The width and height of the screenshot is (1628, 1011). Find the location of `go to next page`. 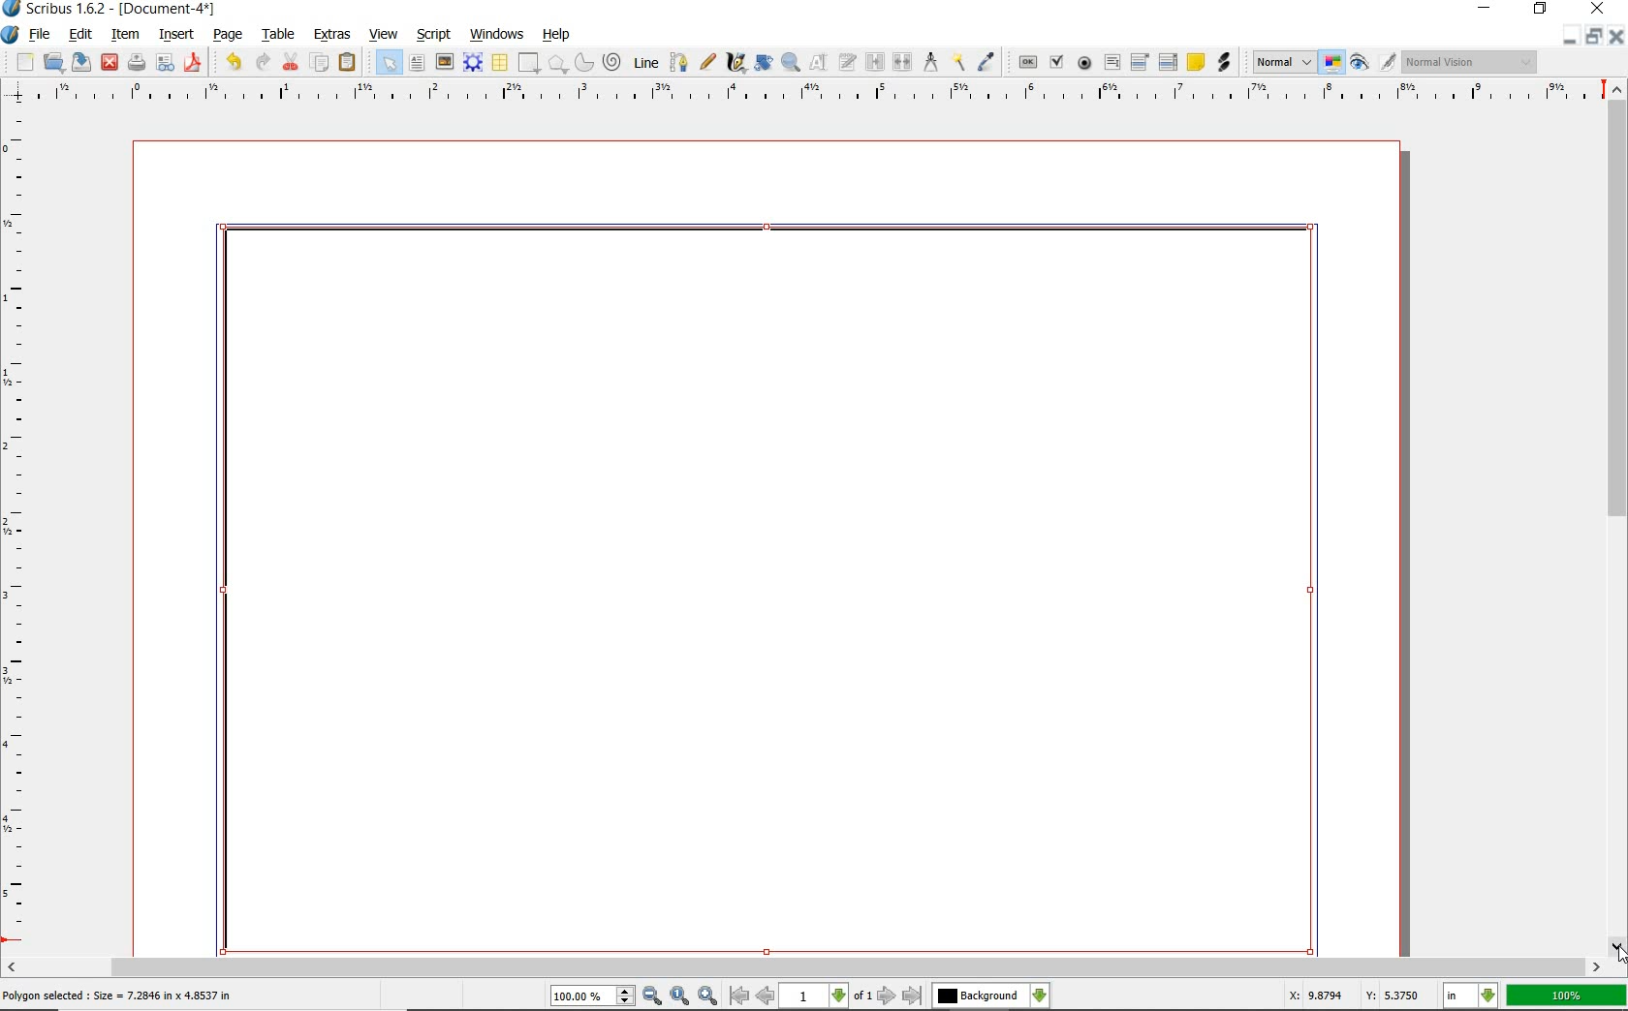

go to next page is located at coordinates (888, 996).